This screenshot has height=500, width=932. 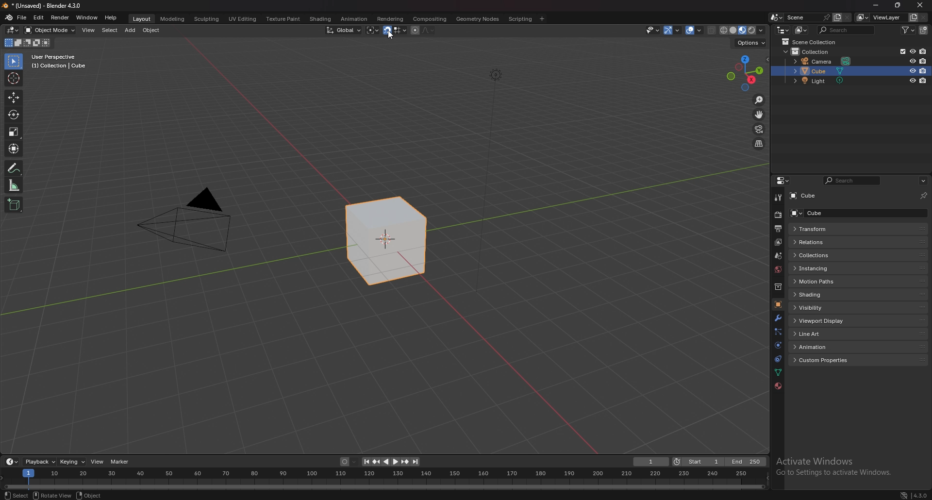 I want to click on selectibility and visibility, so click(x=653, y=31).